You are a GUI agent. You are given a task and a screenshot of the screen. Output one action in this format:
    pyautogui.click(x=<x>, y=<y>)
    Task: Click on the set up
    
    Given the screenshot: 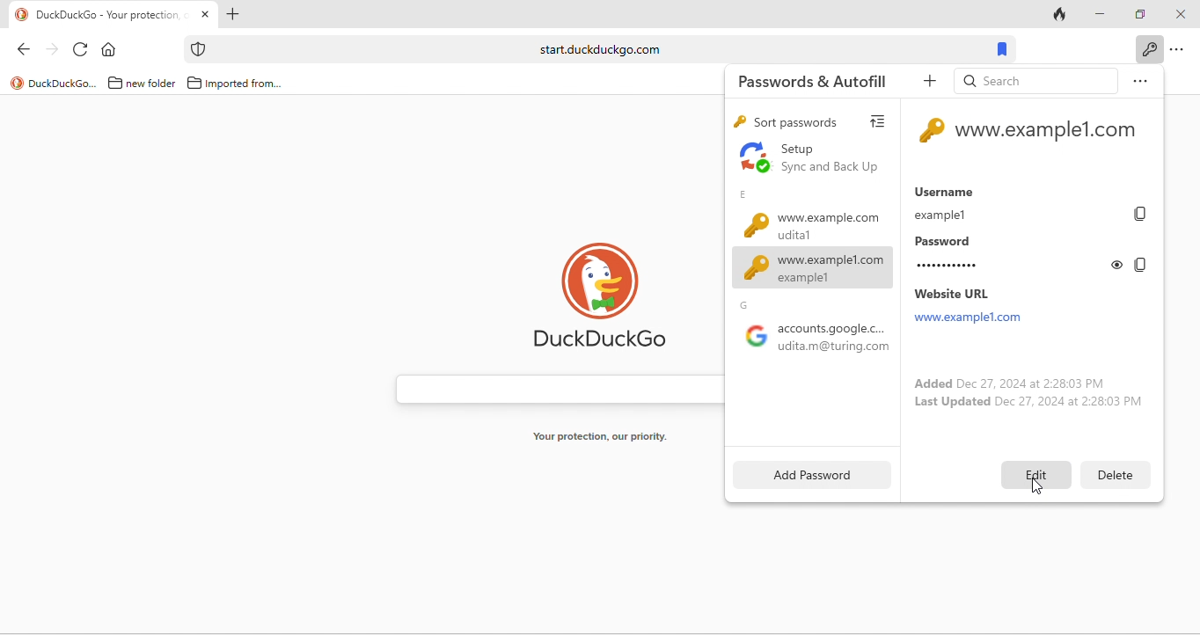 What is the action you would take?
    pyautogui.click(x=811, y=159)
    